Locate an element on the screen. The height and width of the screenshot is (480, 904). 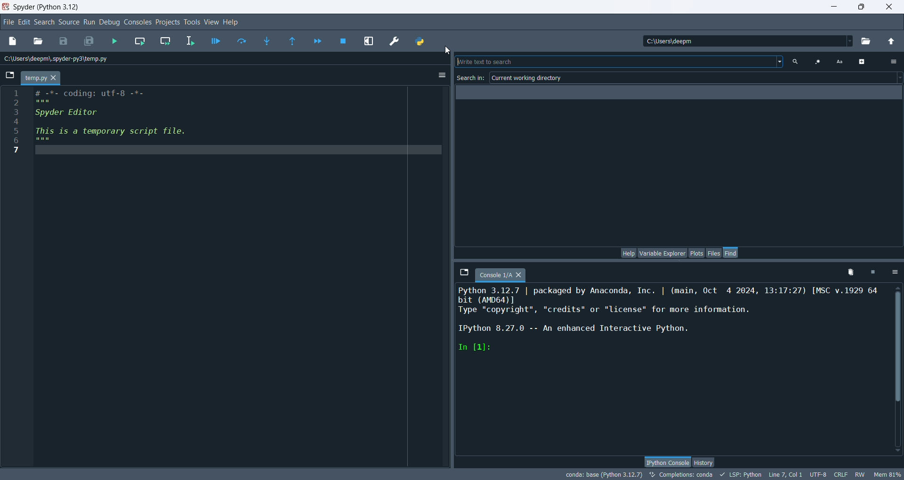
debug files is located at coordinates (216, 41).